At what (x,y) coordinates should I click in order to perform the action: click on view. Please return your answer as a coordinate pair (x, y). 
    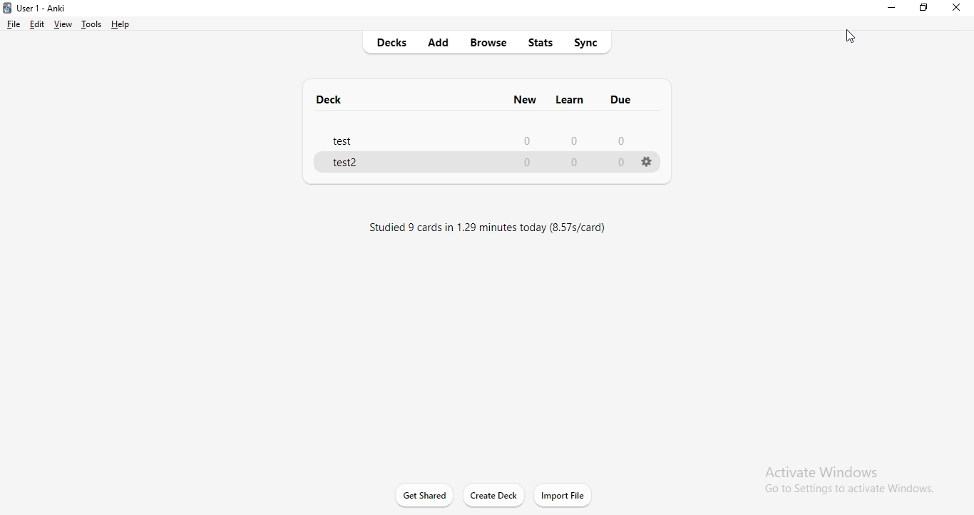
    Looking at the image, I should click on (63, 24).